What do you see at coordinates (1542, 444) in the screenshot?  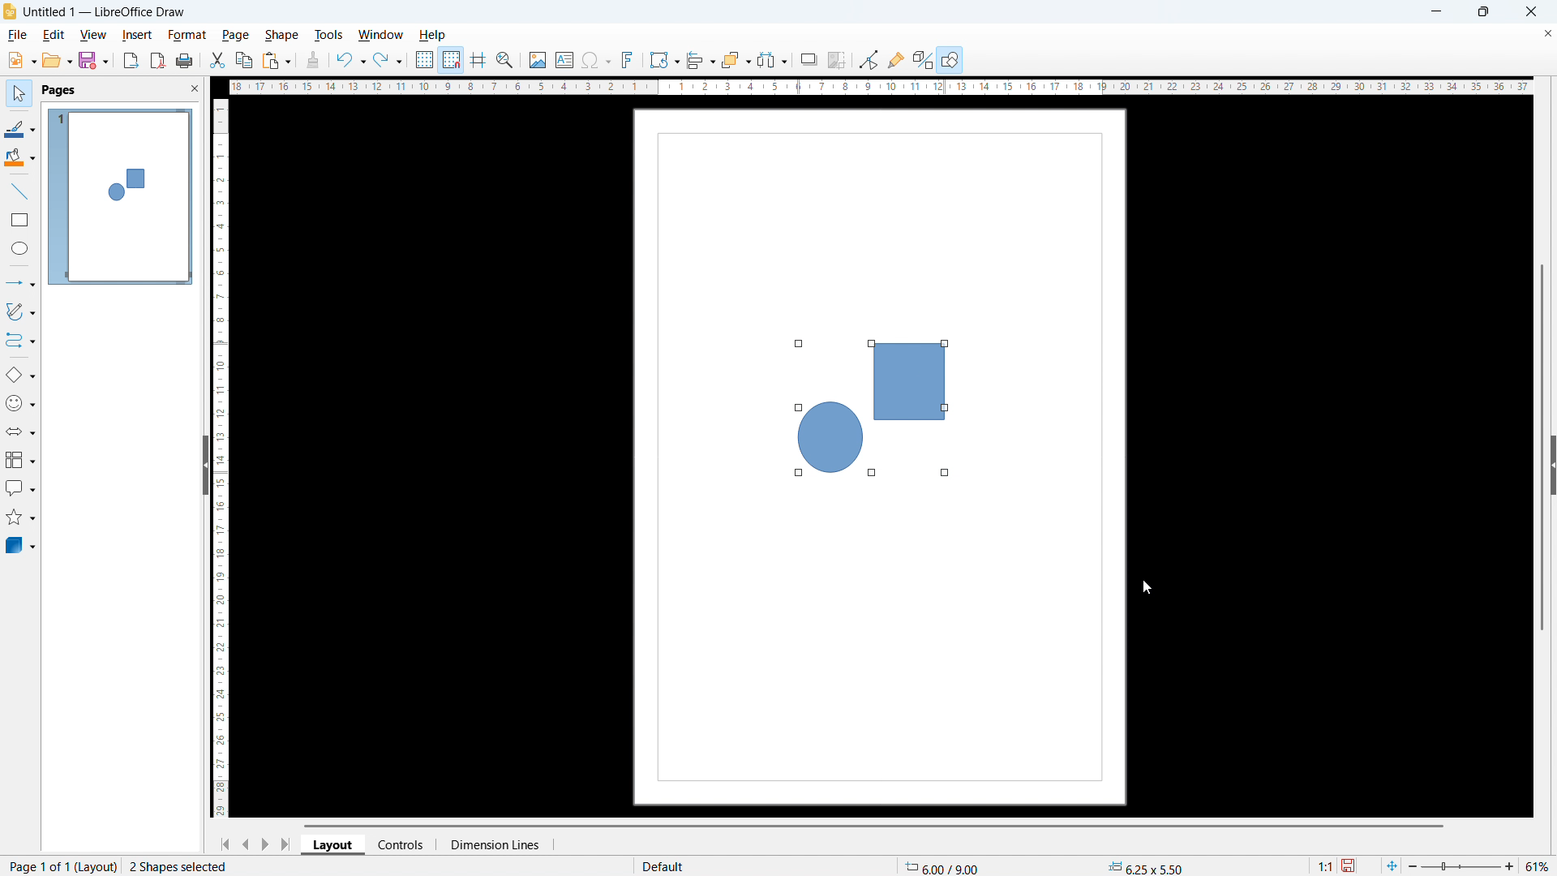 I see `vertical scrollbar` at bounding box center [1542, 444].